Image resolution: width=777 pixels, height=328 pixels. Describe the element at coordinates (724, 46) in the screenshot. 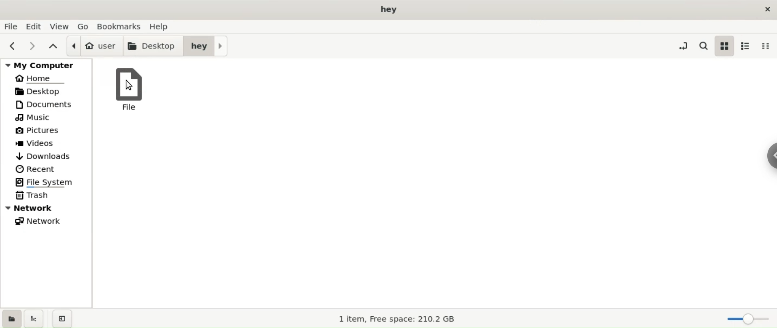

I see `icon view` at that location.